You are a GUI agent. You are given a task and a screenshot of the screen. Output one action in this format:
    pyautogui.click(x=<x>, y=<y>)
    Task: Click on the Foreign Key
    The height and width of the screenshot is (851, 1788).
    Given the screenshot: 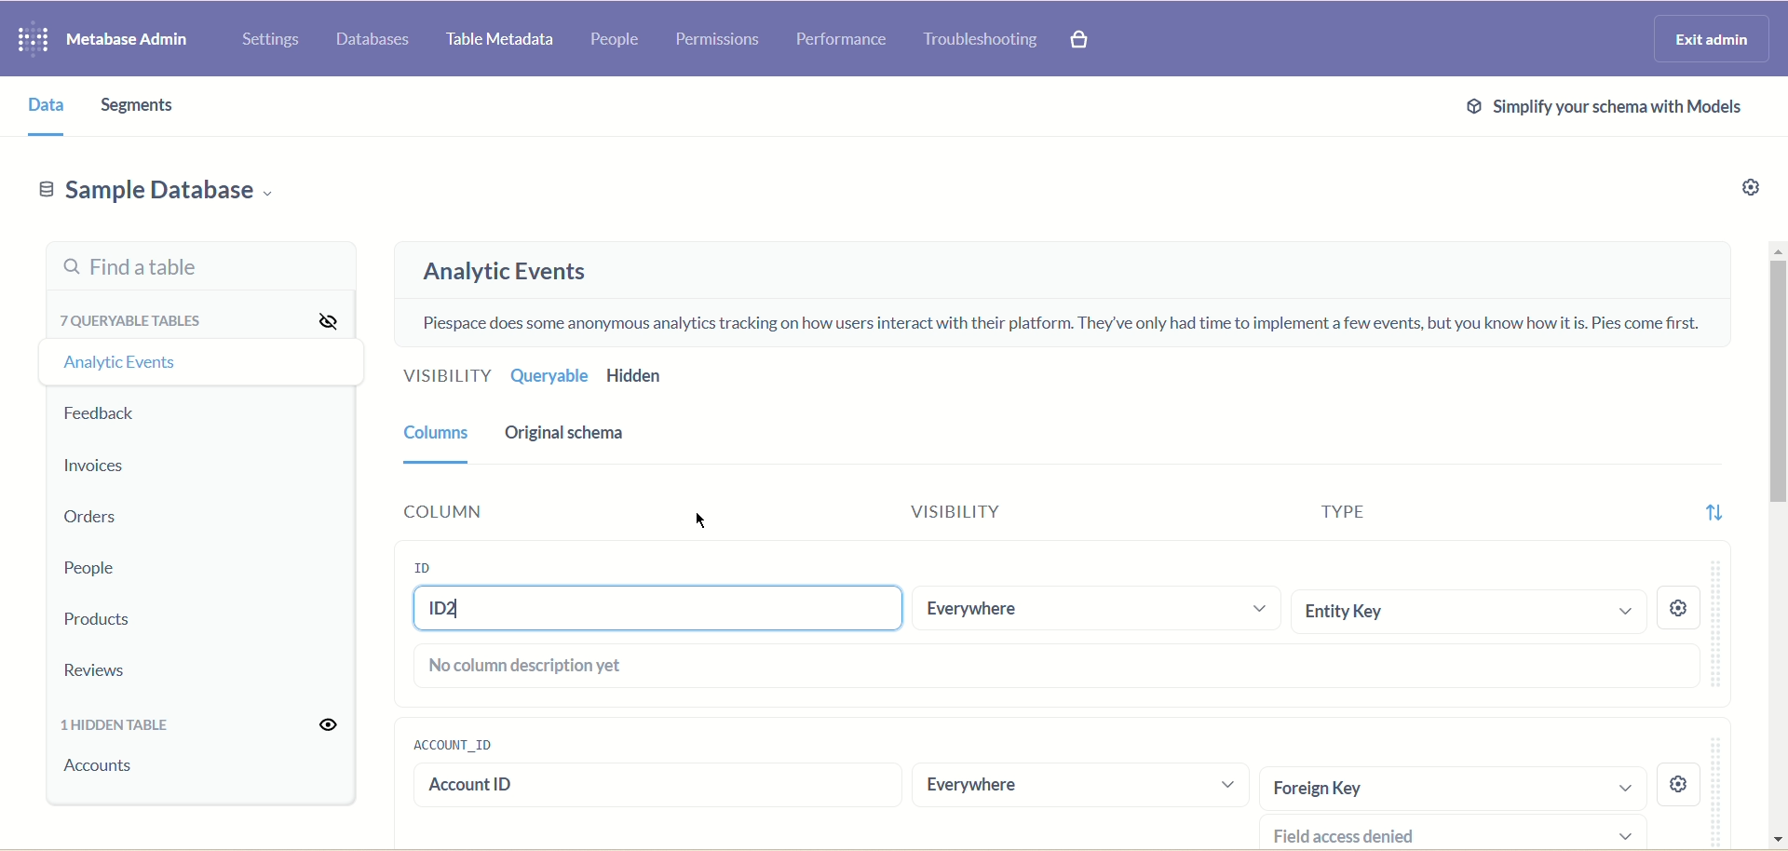 What is the action you would take?
    pyautogui.click(x=1448, y=787)
    